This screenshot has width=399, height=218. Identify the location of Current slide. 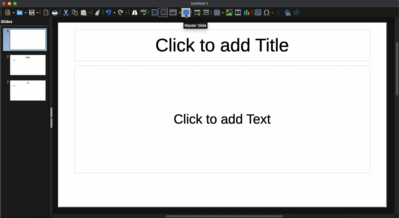
(207, 13).